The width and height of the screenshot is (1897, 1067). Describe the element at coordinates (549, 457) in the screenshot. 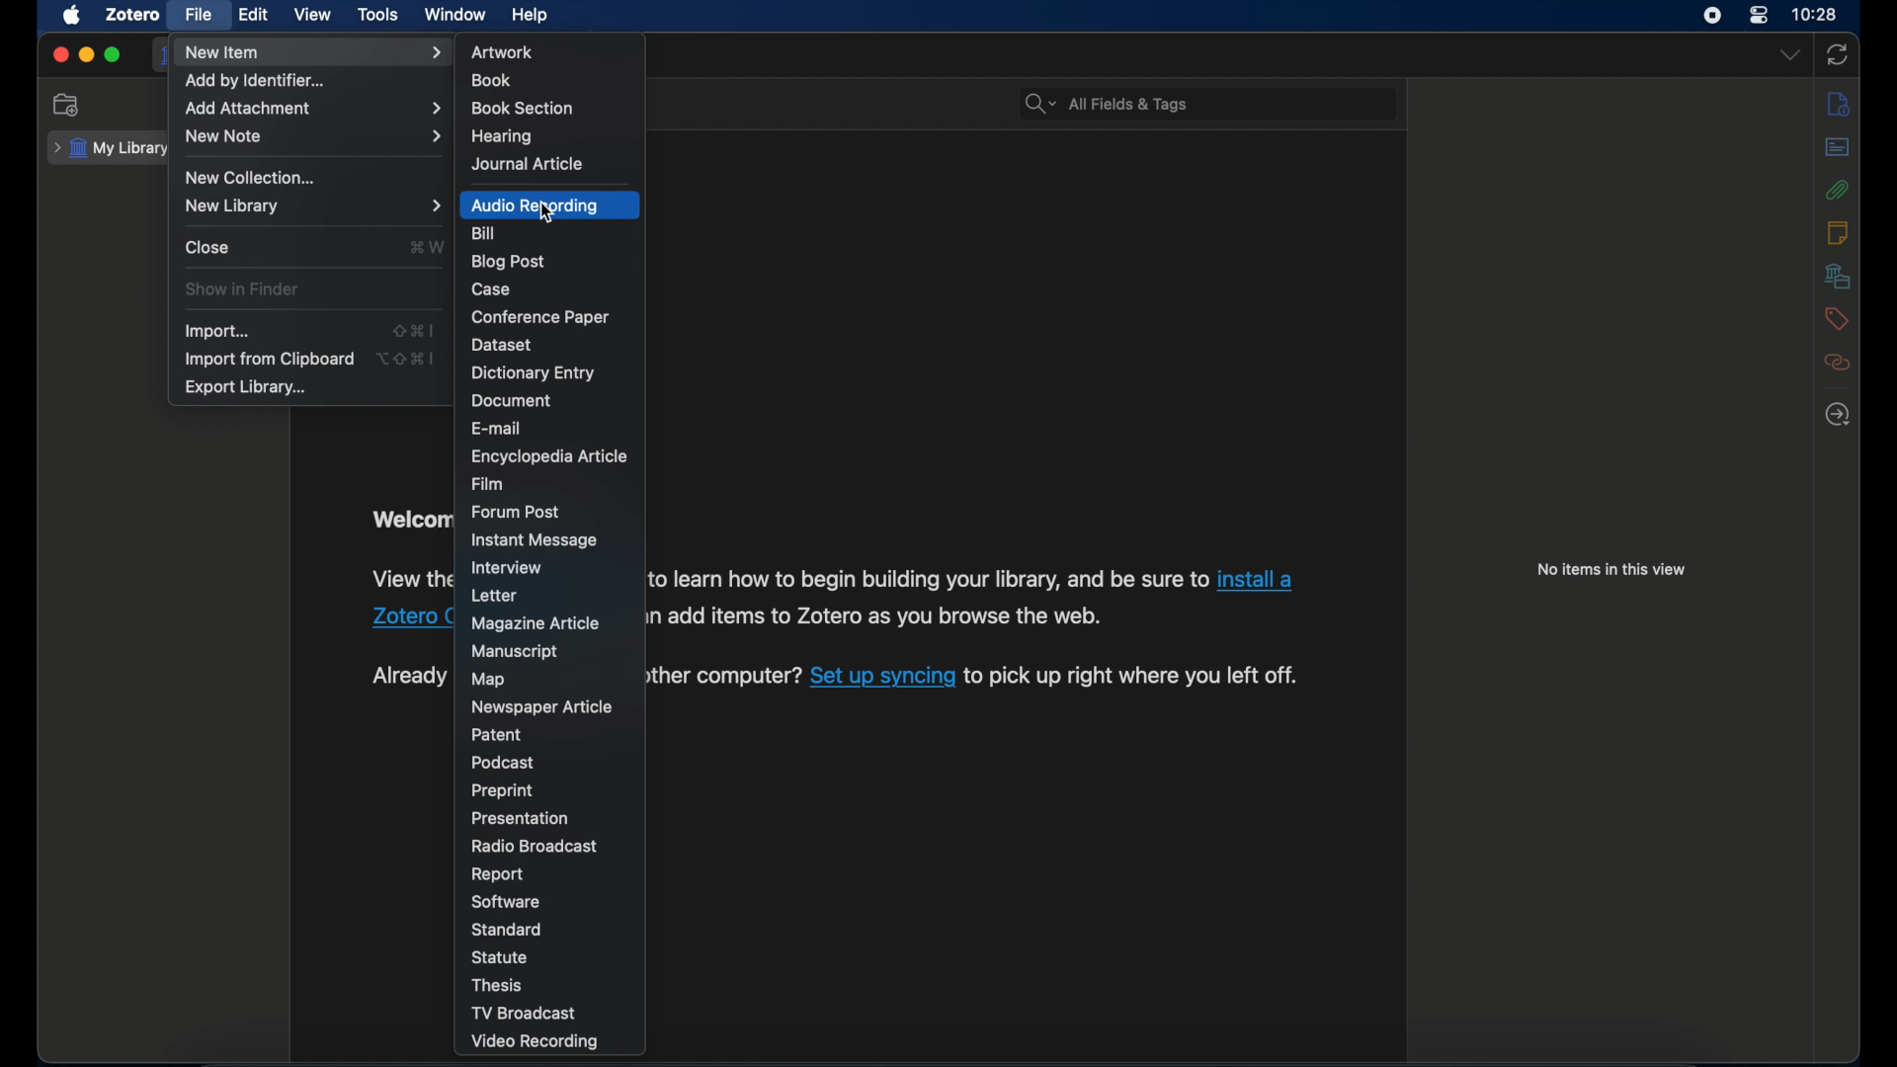

I see `encyclopedia article` at that location.